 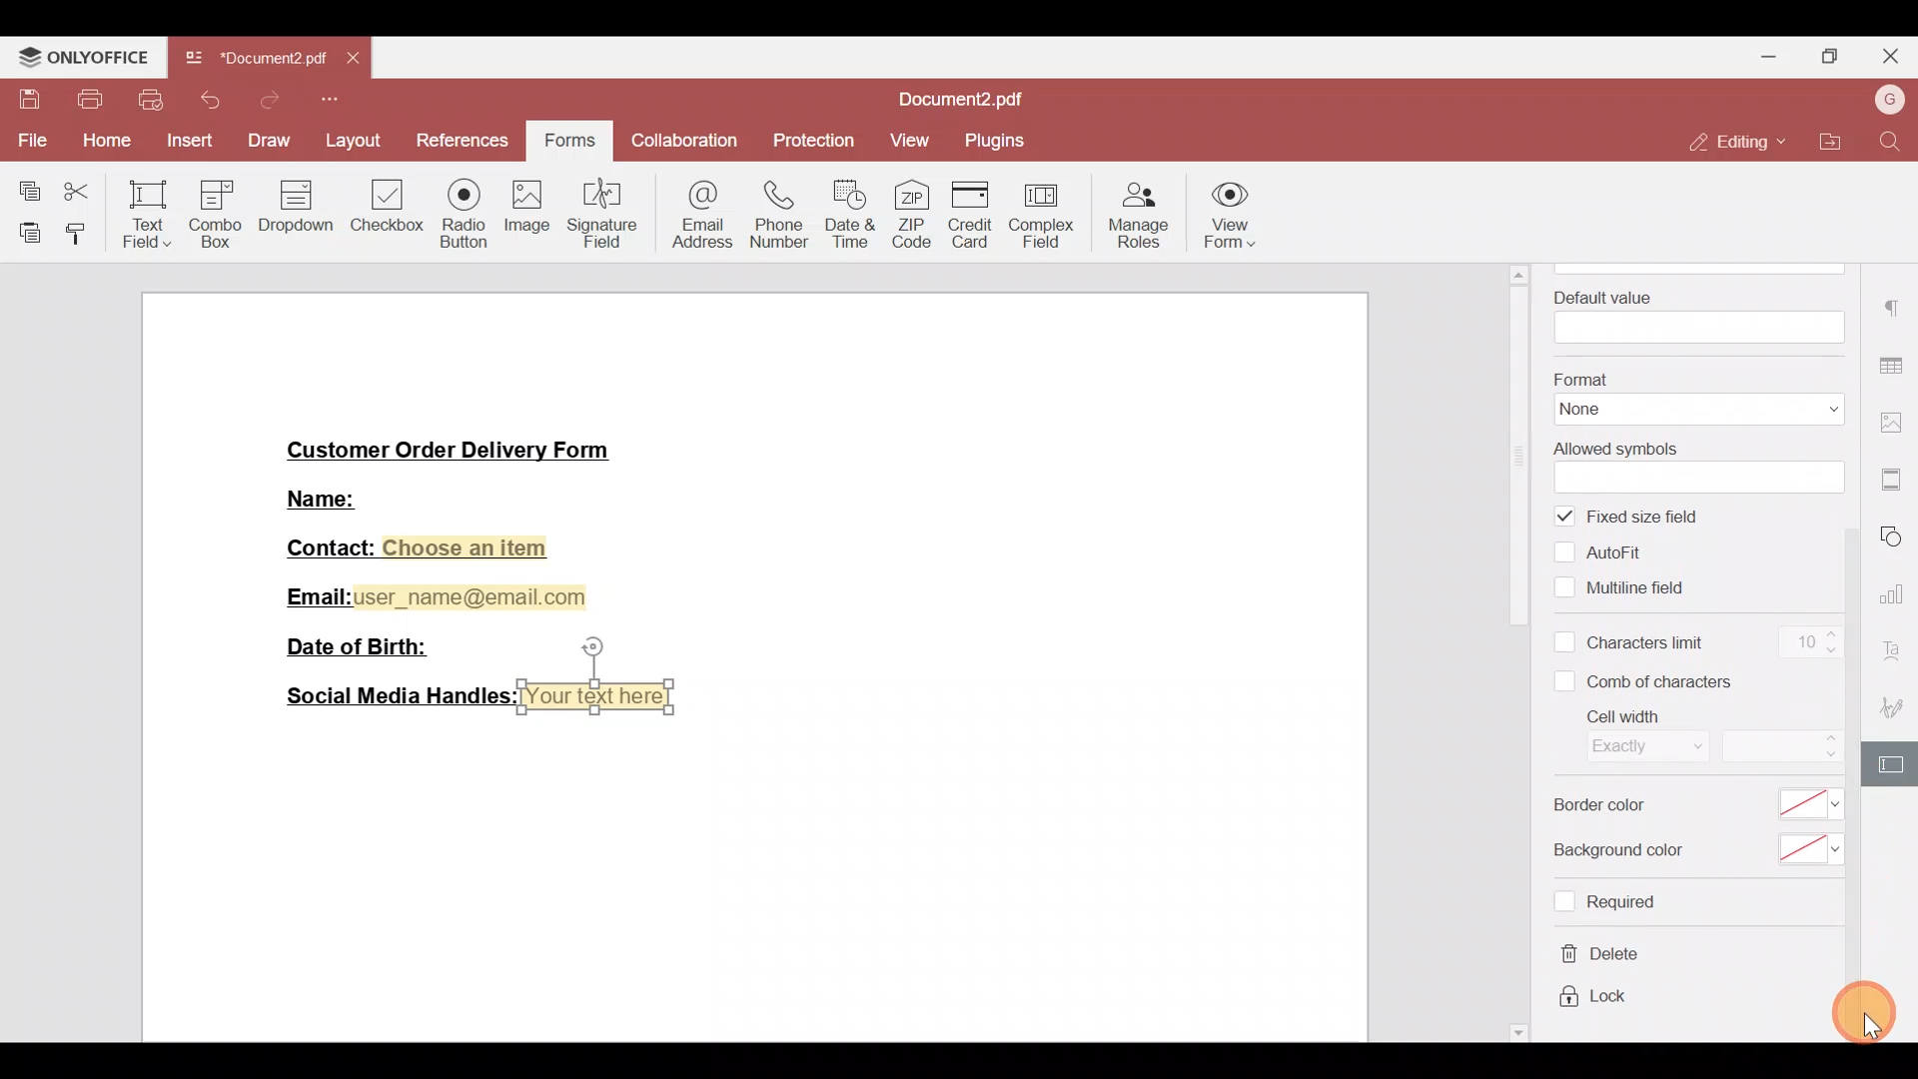 I want to click on Name:, so click(x=347, y=497).